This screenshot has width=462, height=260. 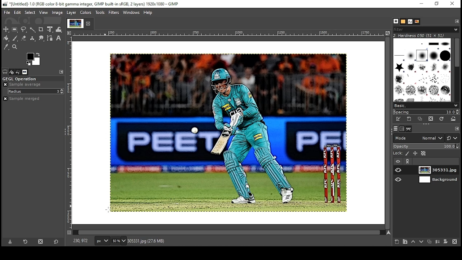 What do you see at coordinates (26, 242) in the screenshot?
I see `refresh tool preset` at bounding box center [26, 242].